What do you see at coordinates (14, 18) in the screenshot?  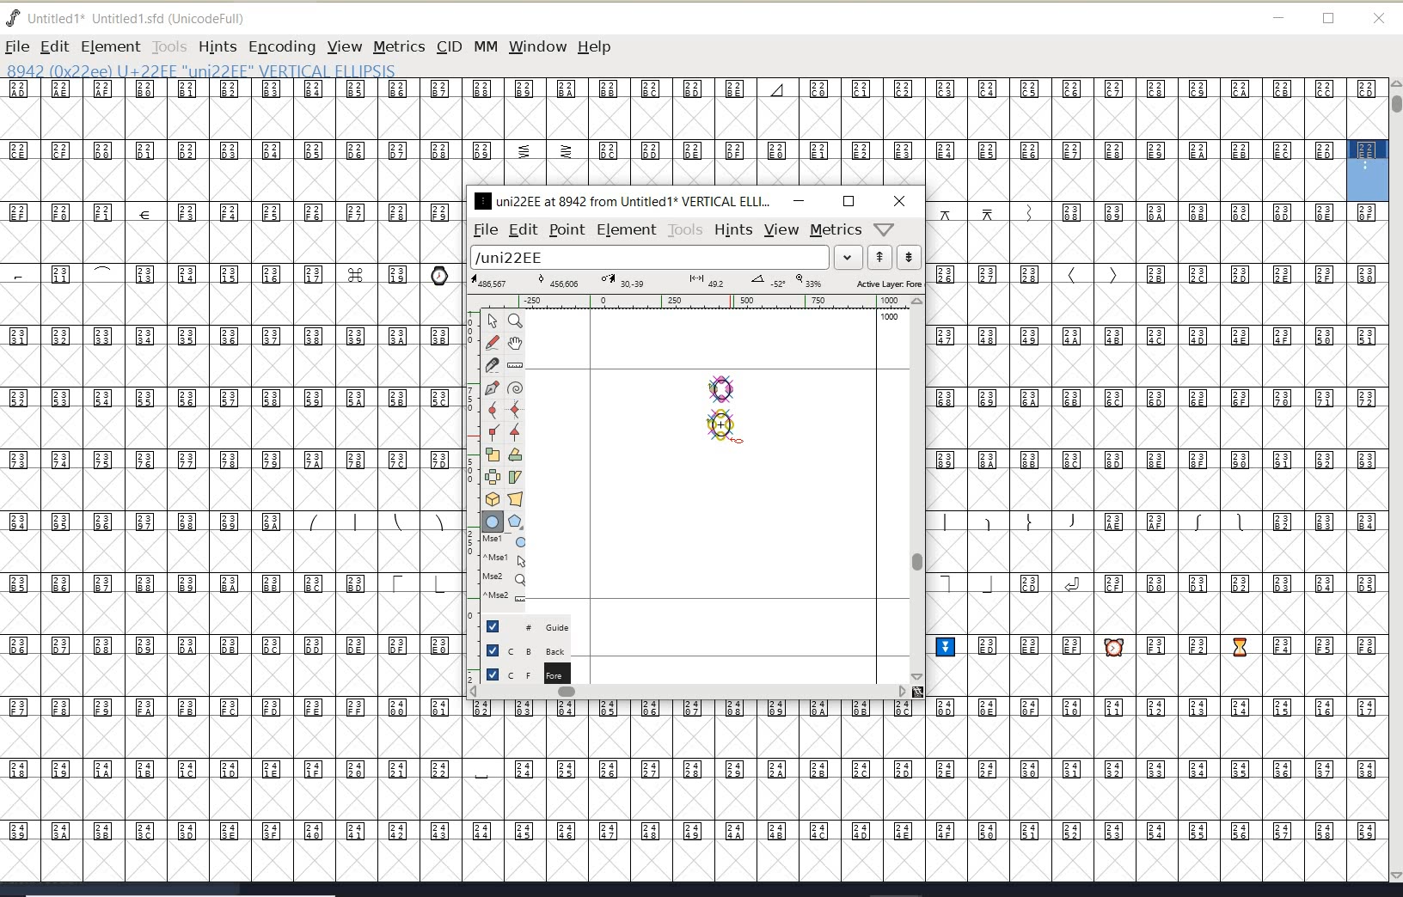 I see `fontforge logo` at bounding box center [14, 18].